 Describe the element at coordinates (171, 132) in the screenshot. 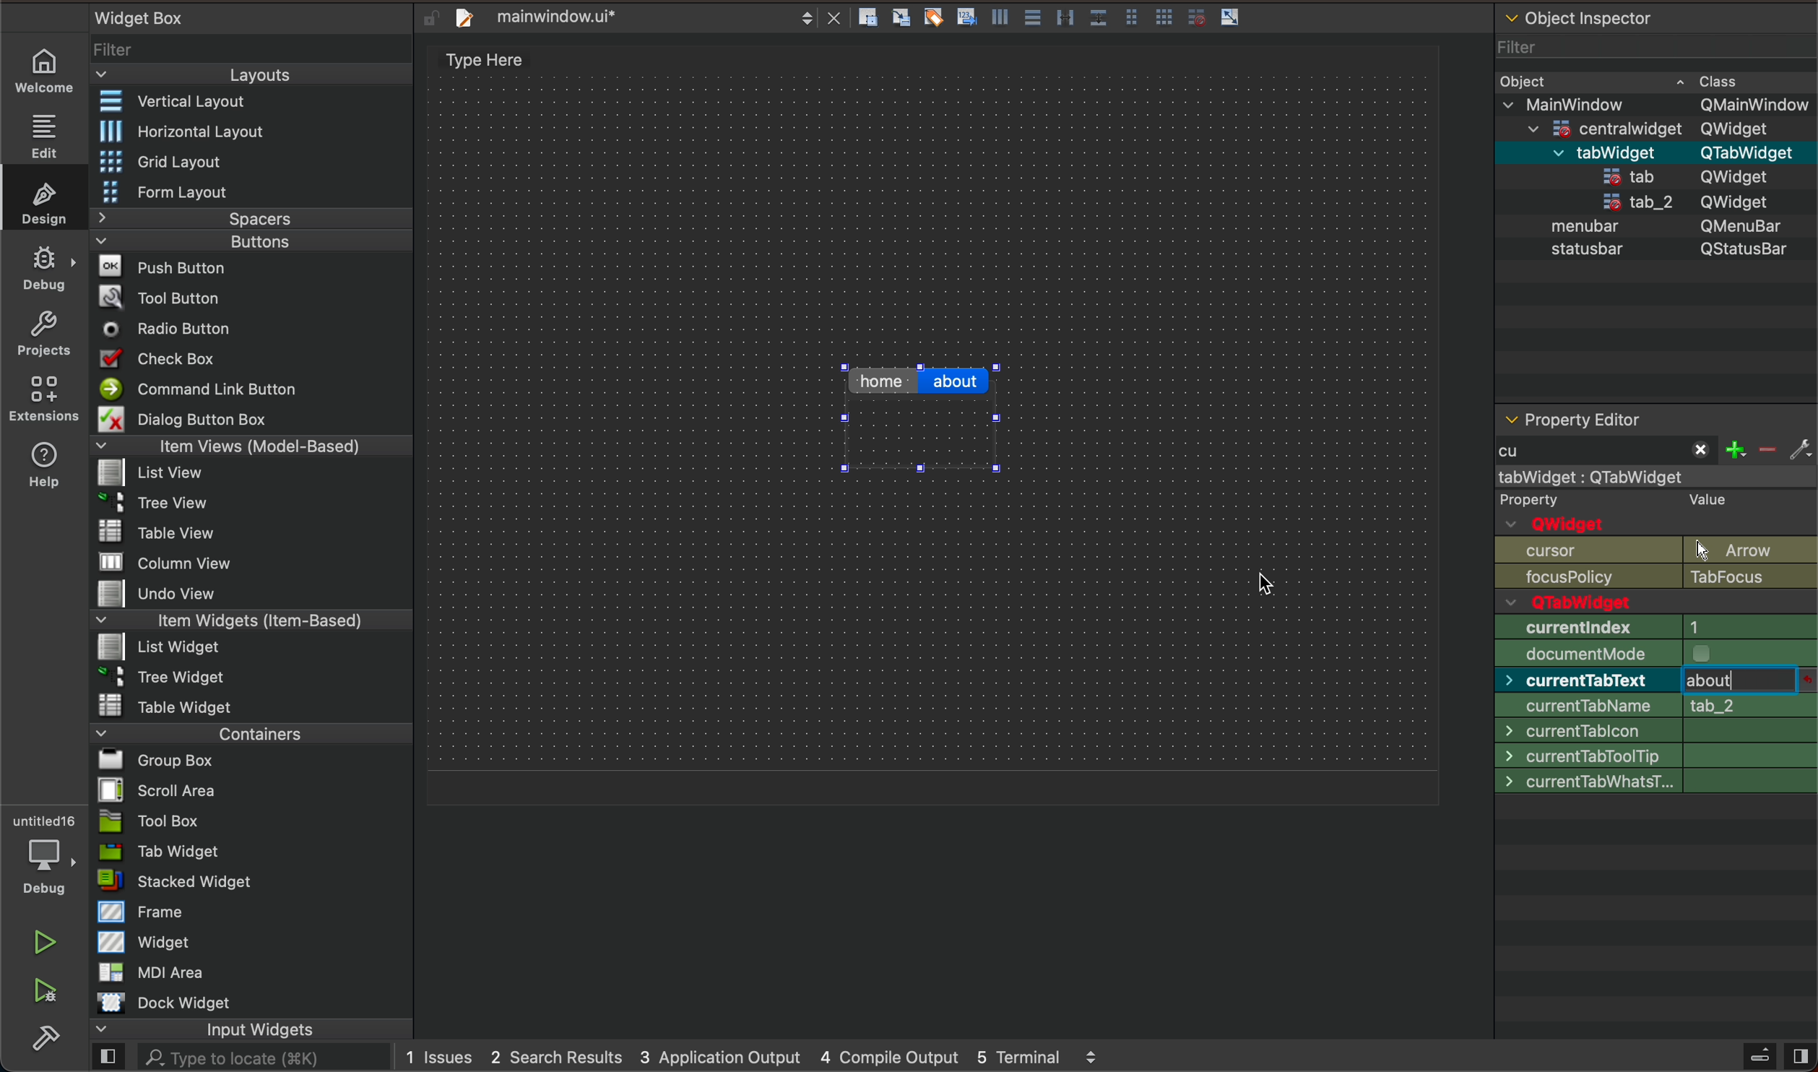

I see `Horizontal Layout` at that location.